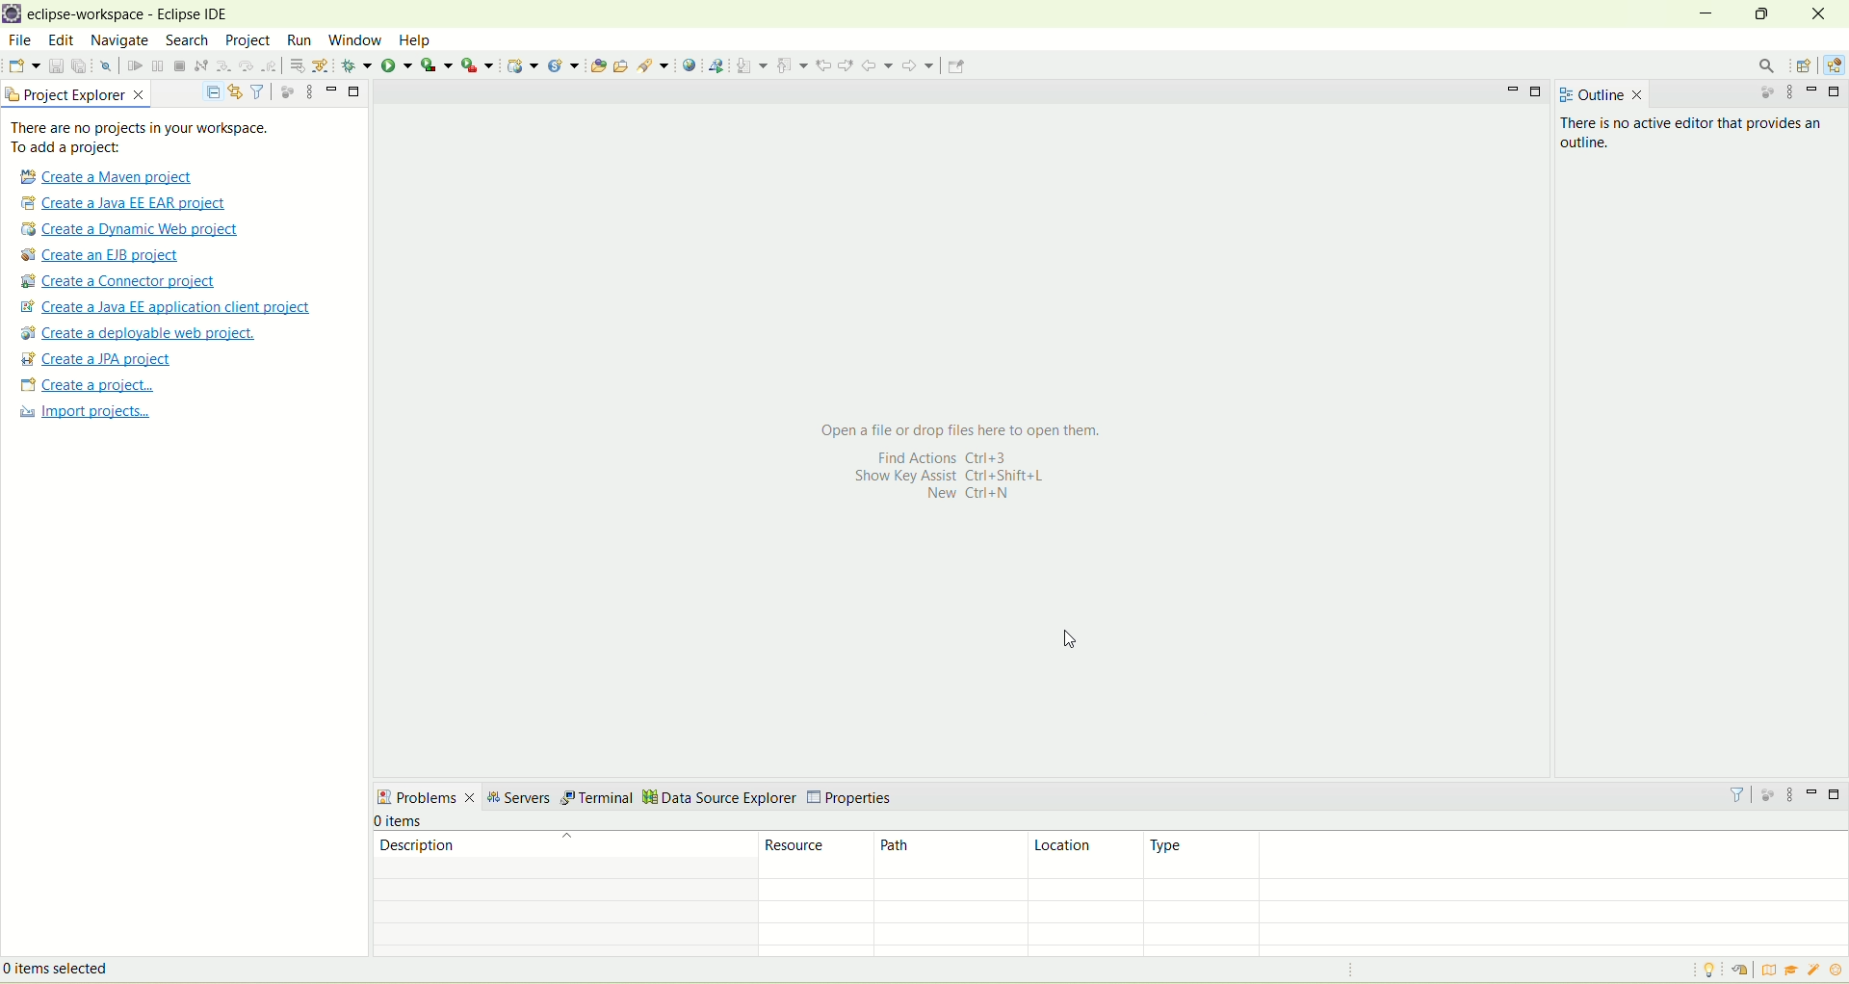 This screenshot has height=984, width=1849. I want to click on minimize, so click(1812, 791).